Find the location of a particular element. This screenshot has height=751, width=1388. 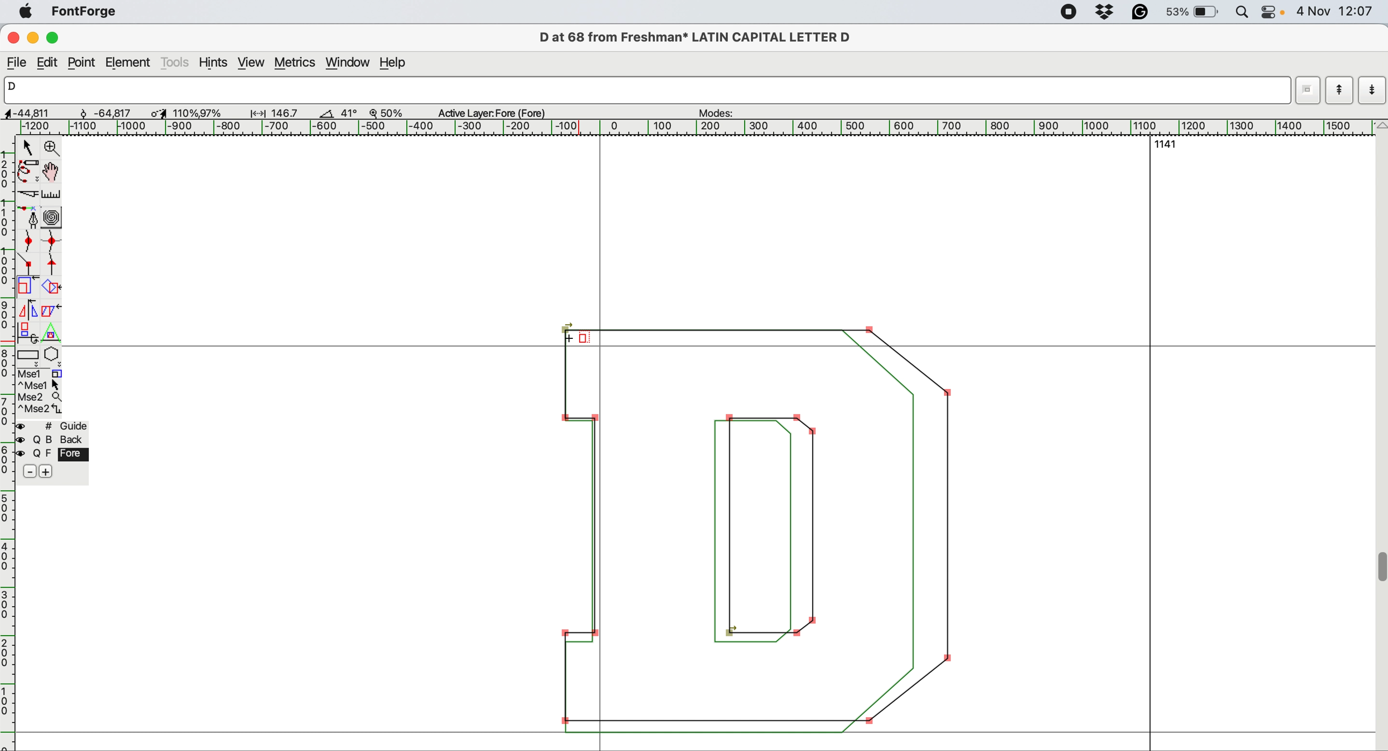

battery is located at coordinates (1194, 12).